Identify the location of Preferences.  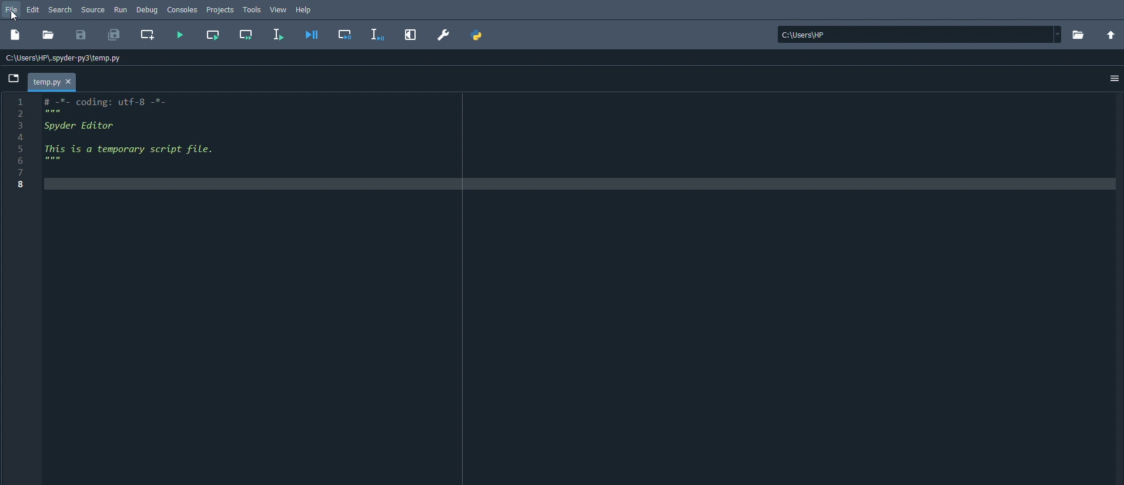
(444, 35).